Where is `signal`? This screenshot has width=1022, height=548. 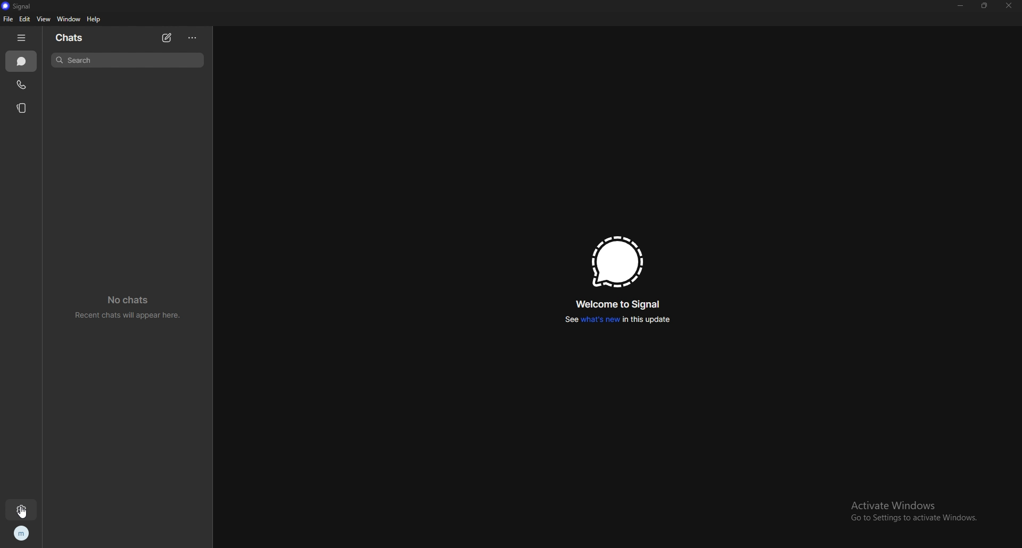
signal is located at coordinates (17, 6).